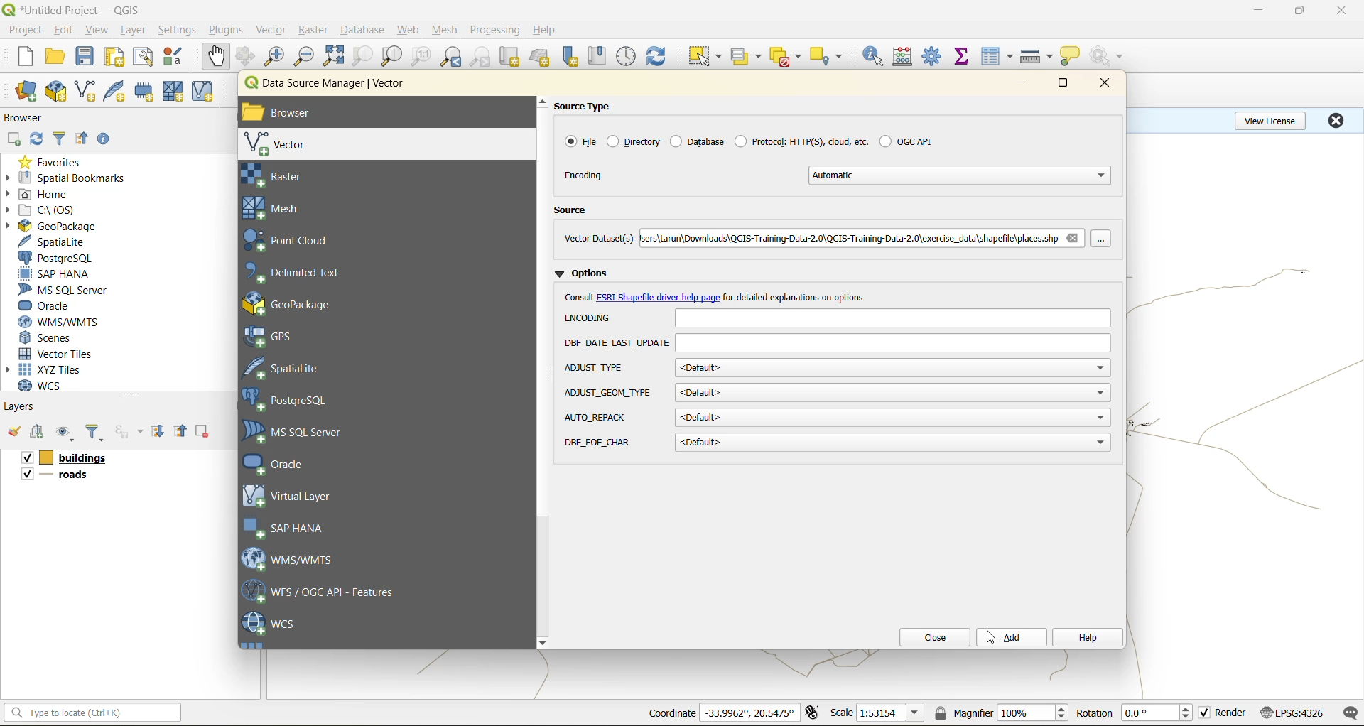  I want to click on plugins, so click(229, 29).